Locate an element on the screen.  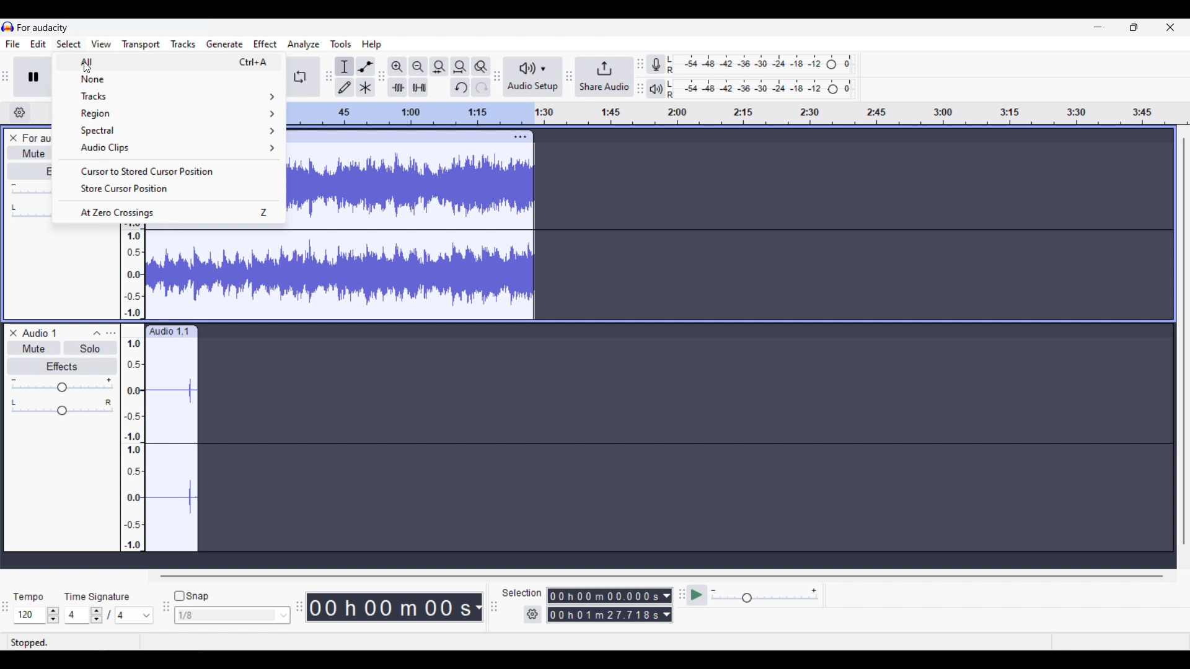
Playback speed settings is located at coordinates (765, 595).